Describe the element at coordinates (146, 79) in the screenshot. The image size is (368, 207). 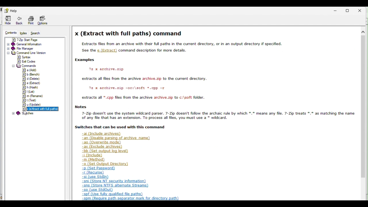
I see `‘extracts all files from the archive archive.zip to the current directory.` at that location.